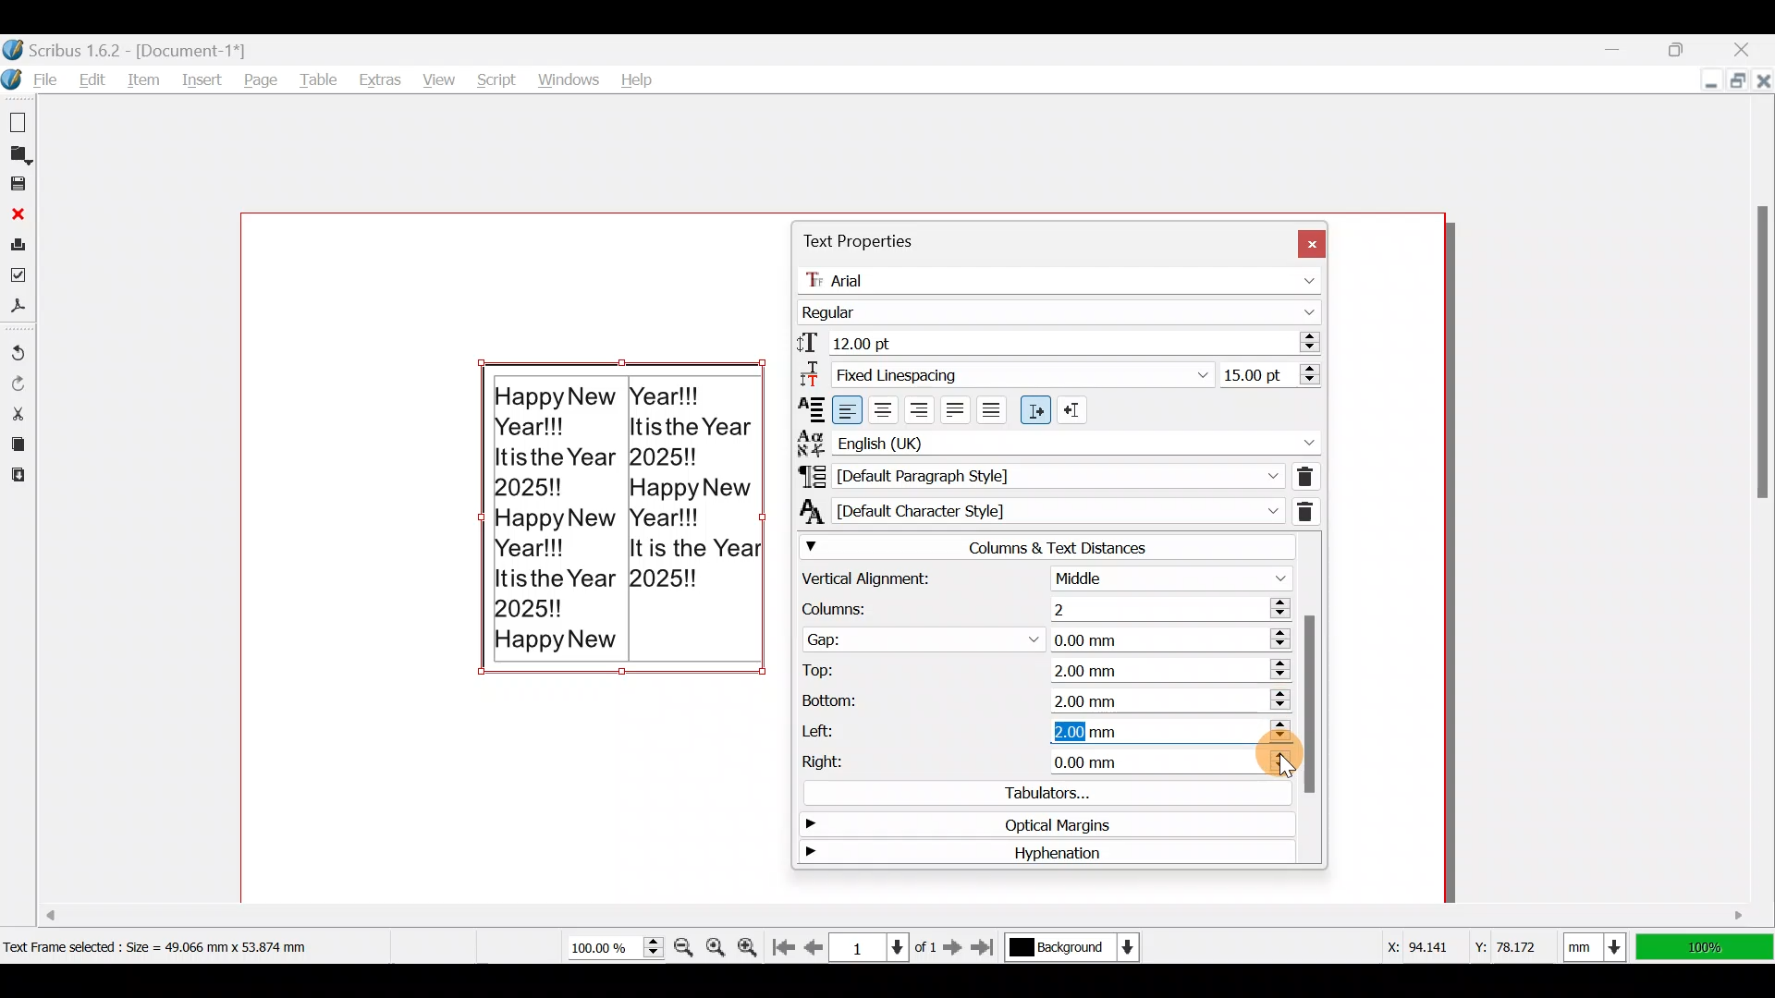 This screenshot has width=1775, height=998. I want to click on View, so click(436, 76).